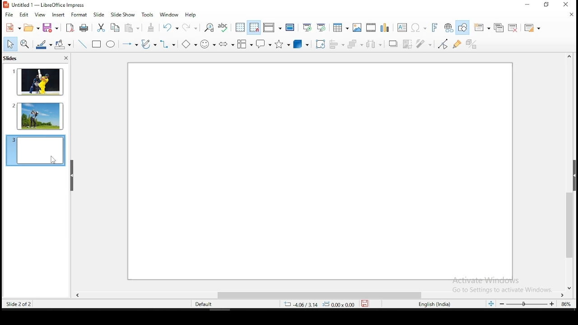 The height and width of the screenshot is (325, 578). What do you see at coordinates (303, 304) in the screenshot?
I see `4.06` at bounding box center [303, 304].